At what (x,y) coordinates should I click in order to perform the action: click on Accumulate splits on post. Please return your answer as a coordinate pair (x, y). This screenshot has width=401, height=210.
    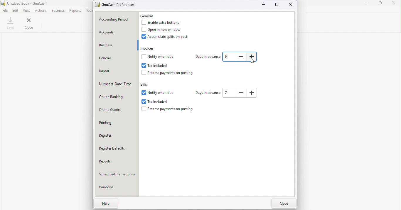
    Looking at the image, I should click on (169, 38).